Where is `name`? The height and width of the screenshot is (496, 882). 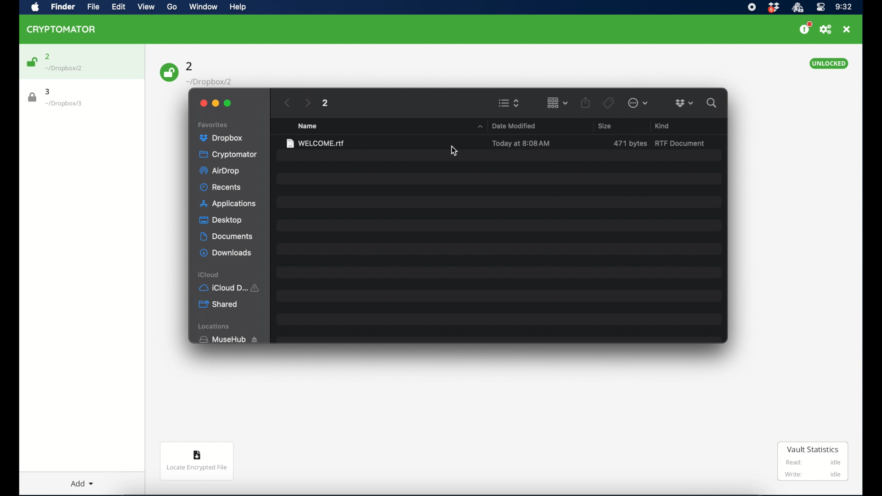 name is located at coordinates (308, 126).